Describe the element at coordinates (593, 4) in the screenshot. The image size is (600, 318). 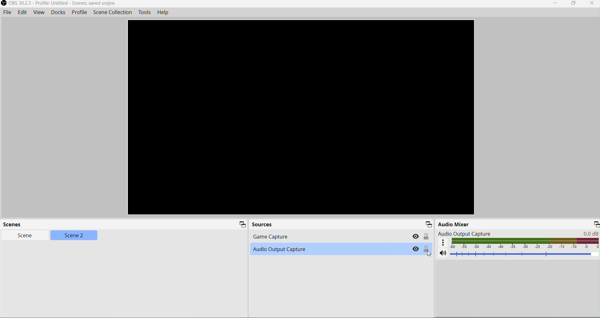
I see `Close` at that location.